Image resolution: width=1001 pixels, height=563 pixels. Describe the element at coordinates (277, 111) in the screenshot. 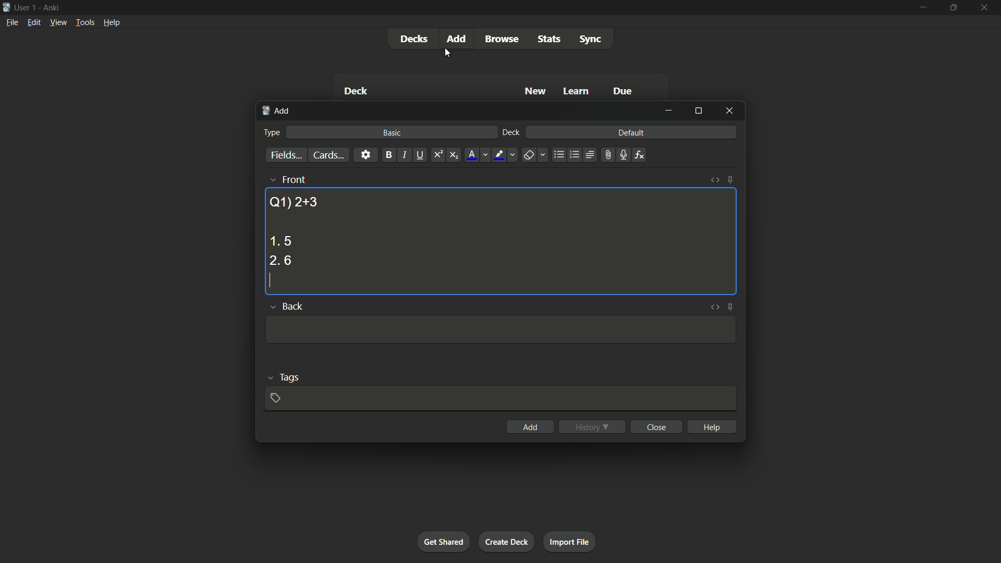

I see `add` at that location.